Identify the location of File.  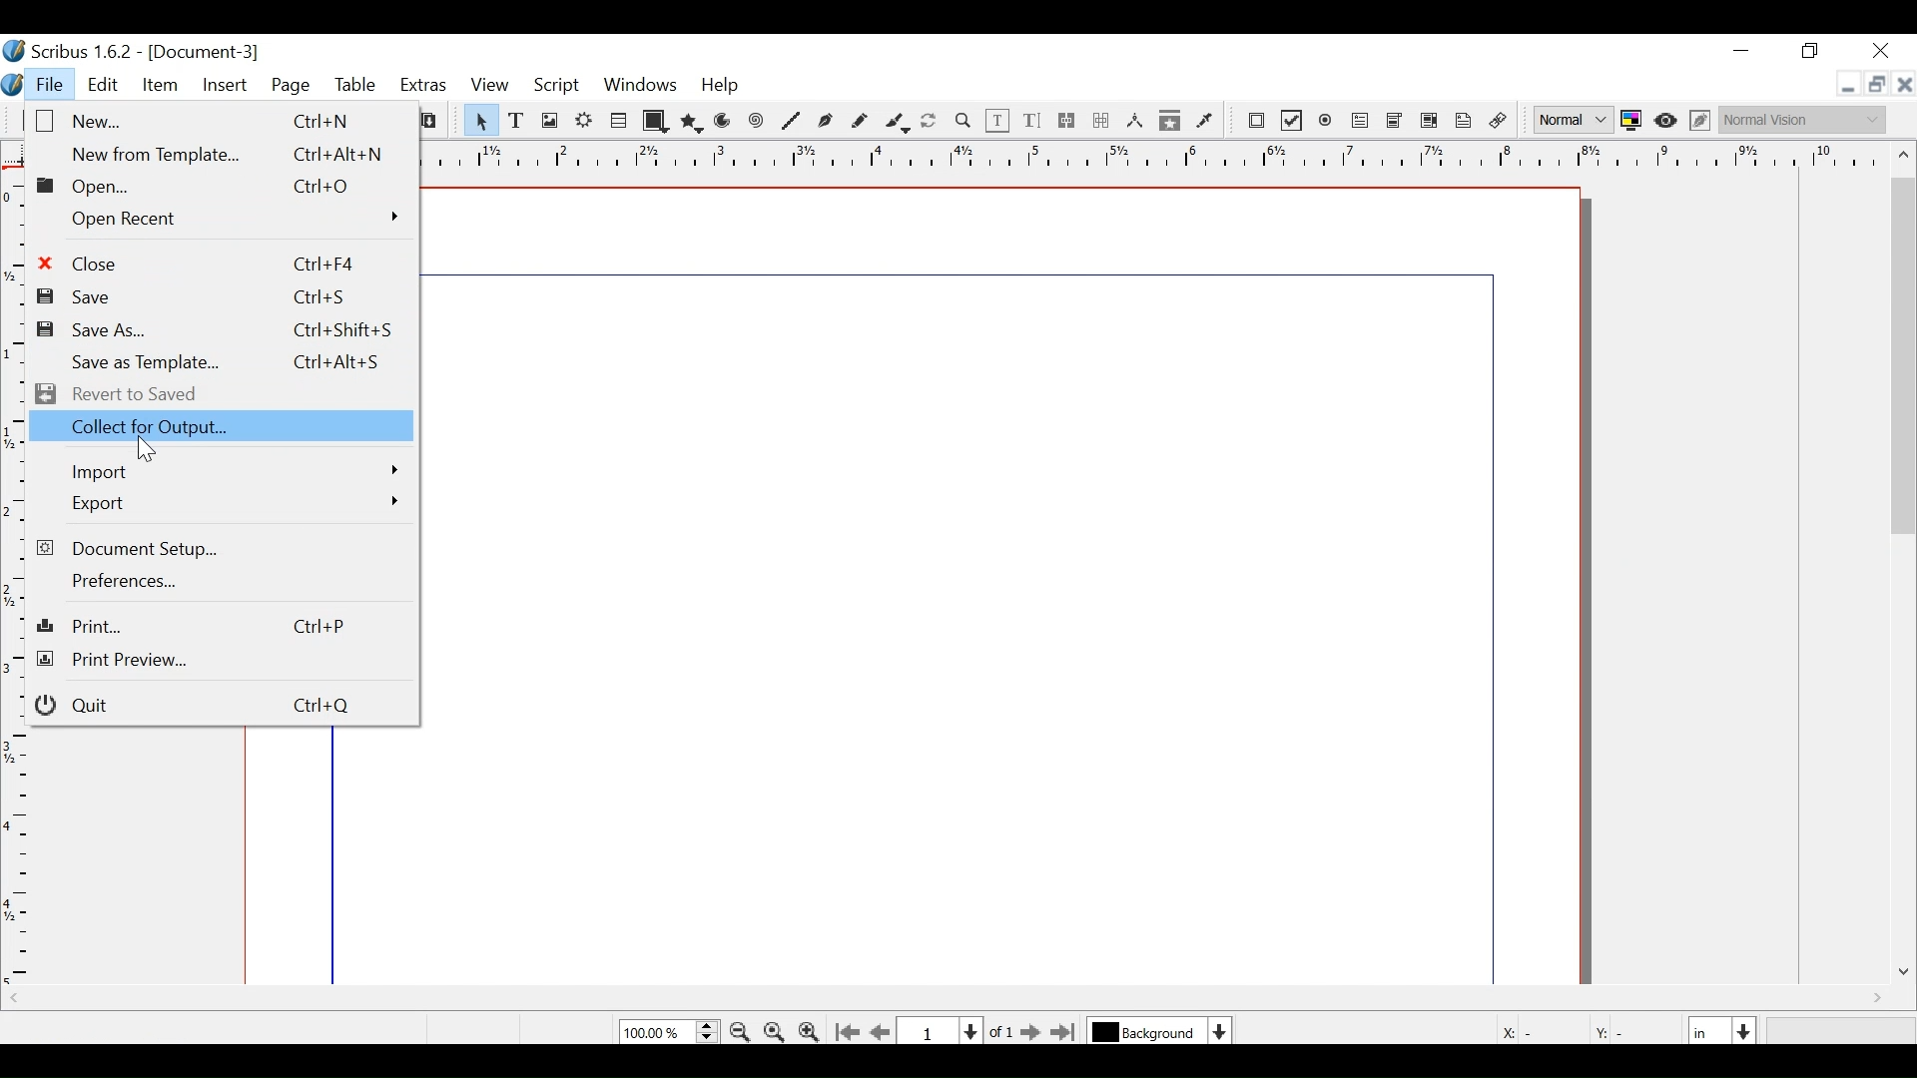
(49, 87).